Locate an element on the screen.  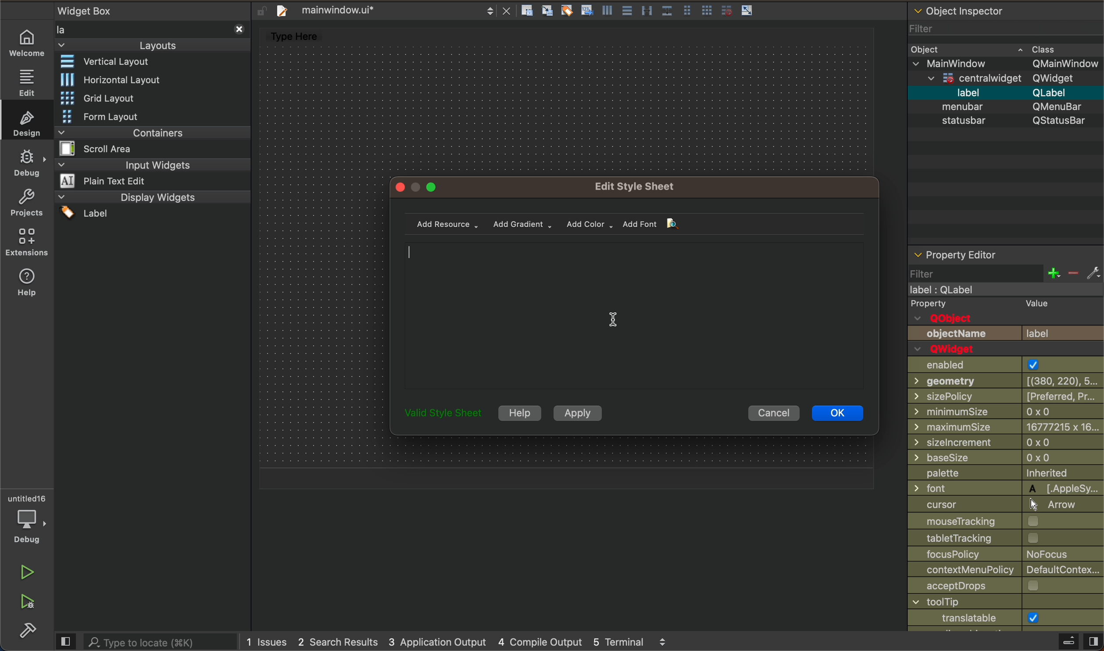
add color is located at coordinates (592, 223).